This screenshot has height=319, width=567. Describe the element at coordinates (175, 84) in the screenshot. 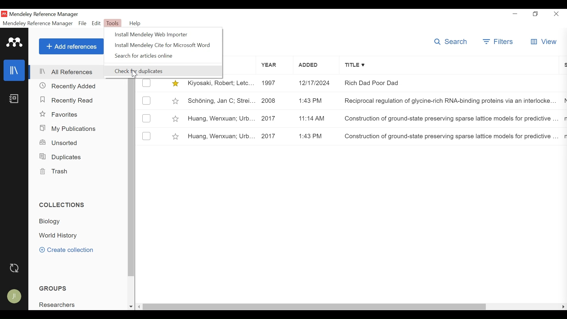

I see `Toggle Favorites` at that location.